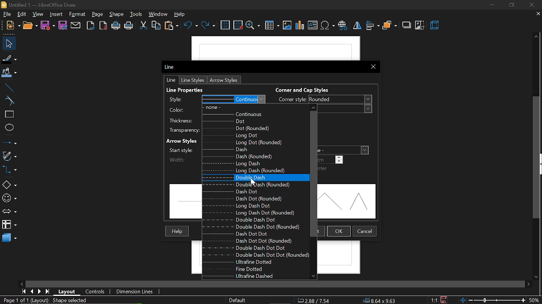 This screenshot has width=542, height=304. I want to click on end width, so click(332, 159).